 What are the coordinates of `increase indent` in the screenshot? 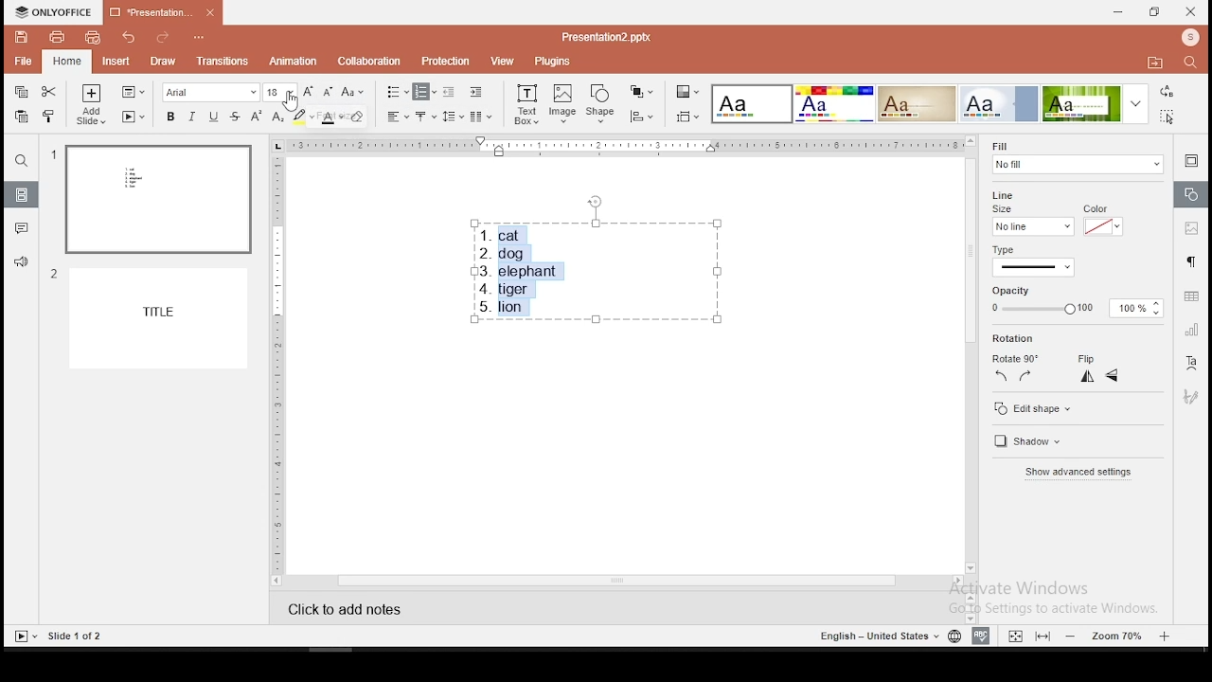 It's located at (477, 93).